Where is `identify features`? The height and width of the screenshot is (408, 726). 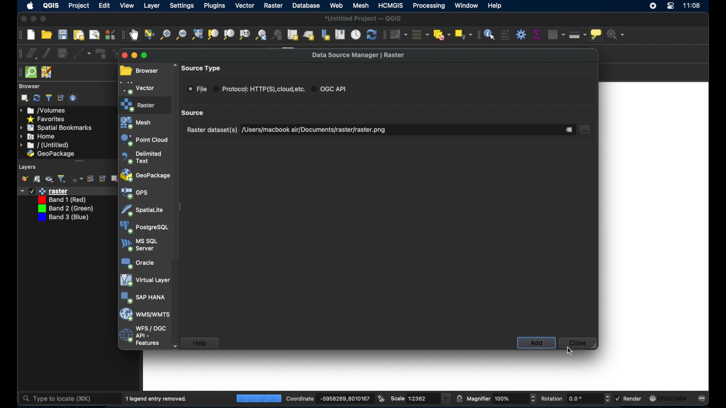
identify features is located at coordinates (490, 34).